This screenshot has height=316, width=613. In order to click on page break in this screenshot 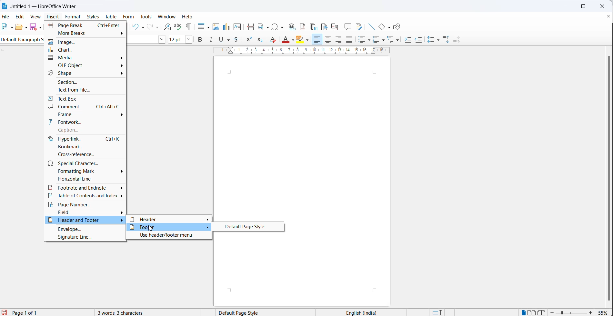, I will do `click(85, 25)`.